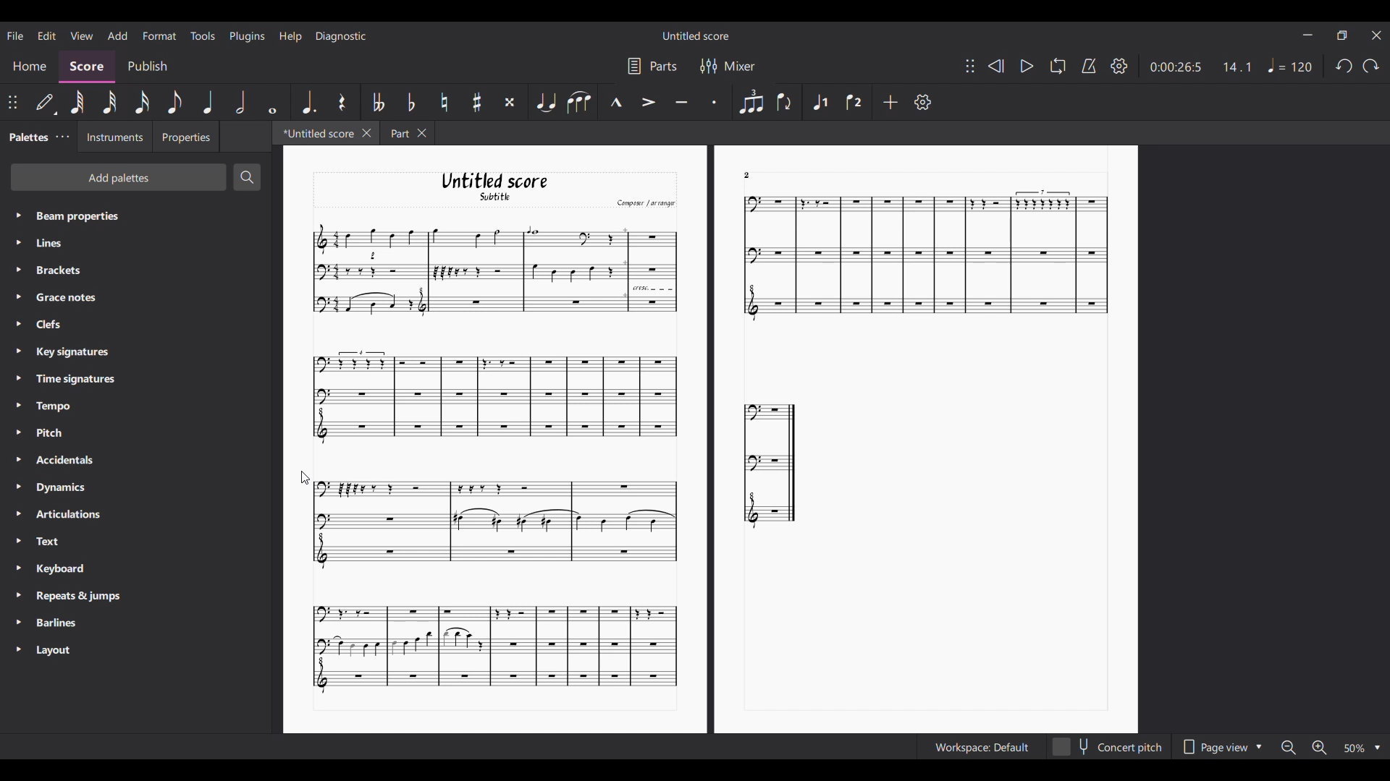 The image size is (1390, 781). I want to click on Graph, so click(919, 257).